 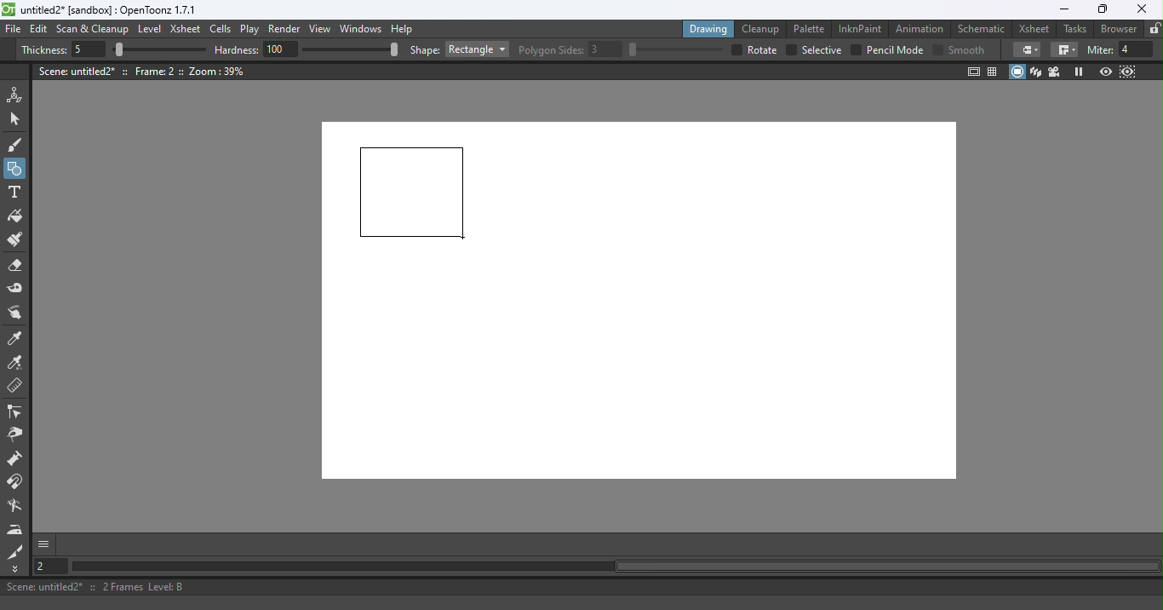 I want to click on View, so click(x=323, y=31).